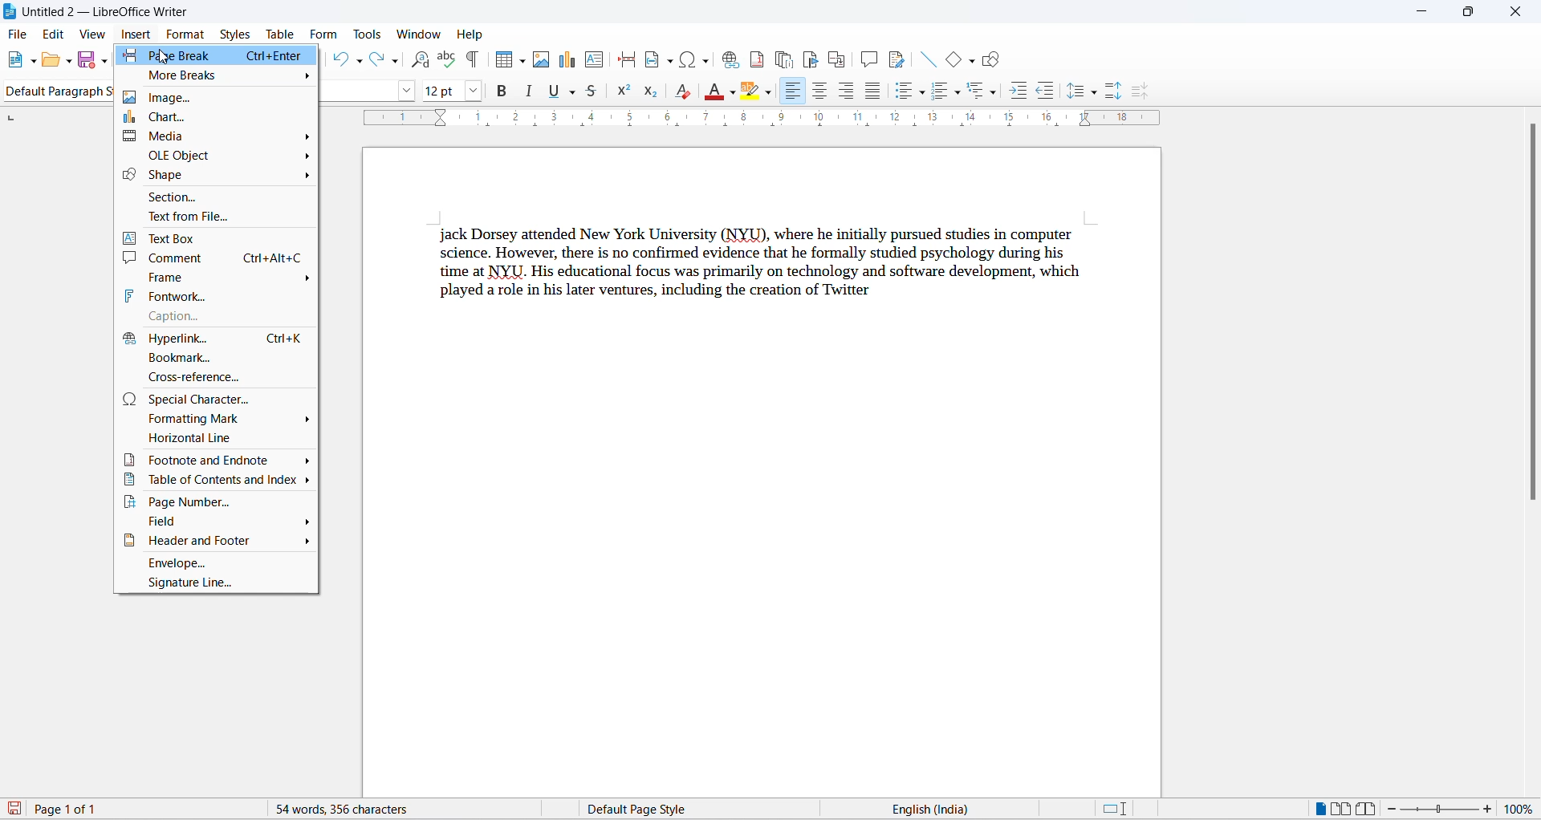 The height and width of the screenshot is (820, 1541). I want to click on insert endnote, so click(782, 59).